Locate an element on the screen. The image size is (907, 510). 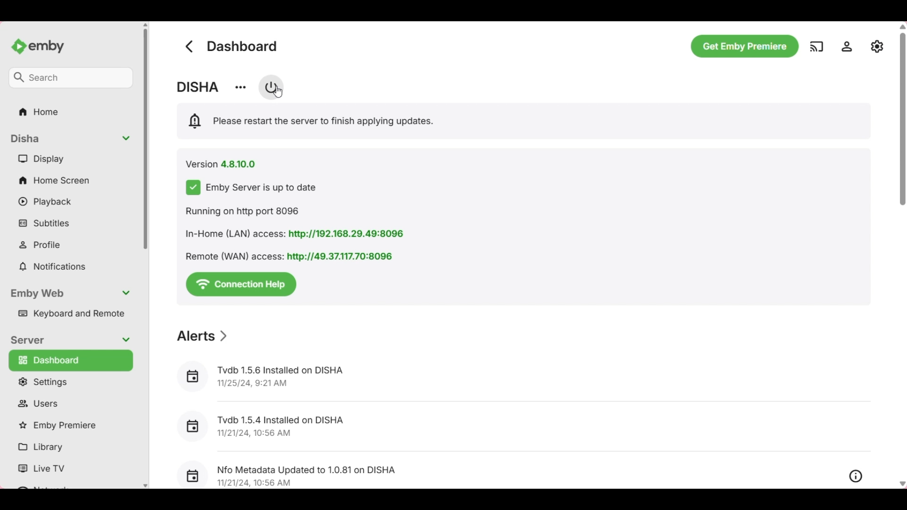
Quick slide to bottom of left panel is located at coordinates (145, 486).